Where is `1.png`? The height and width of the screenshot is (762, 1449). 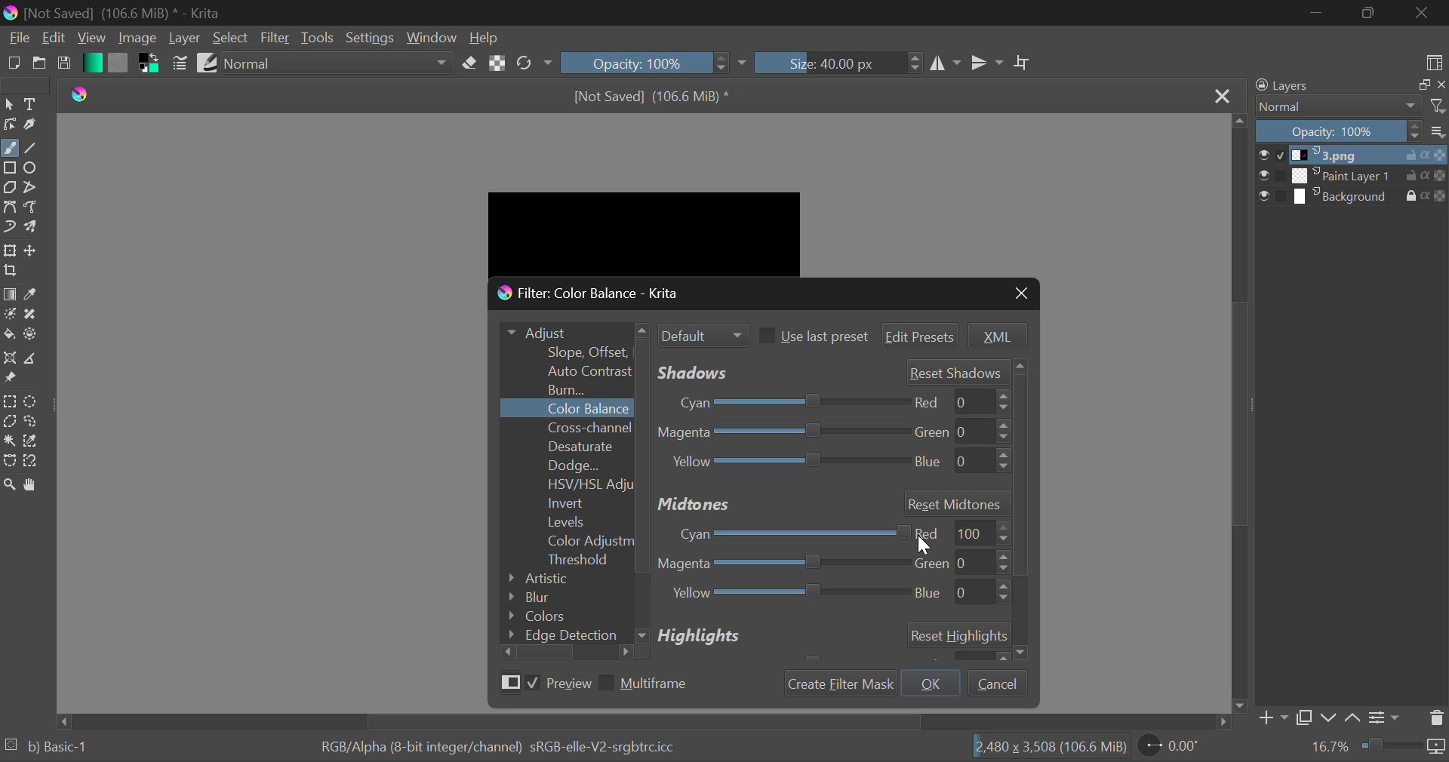
1.png is located at coordinates (1352, 155).